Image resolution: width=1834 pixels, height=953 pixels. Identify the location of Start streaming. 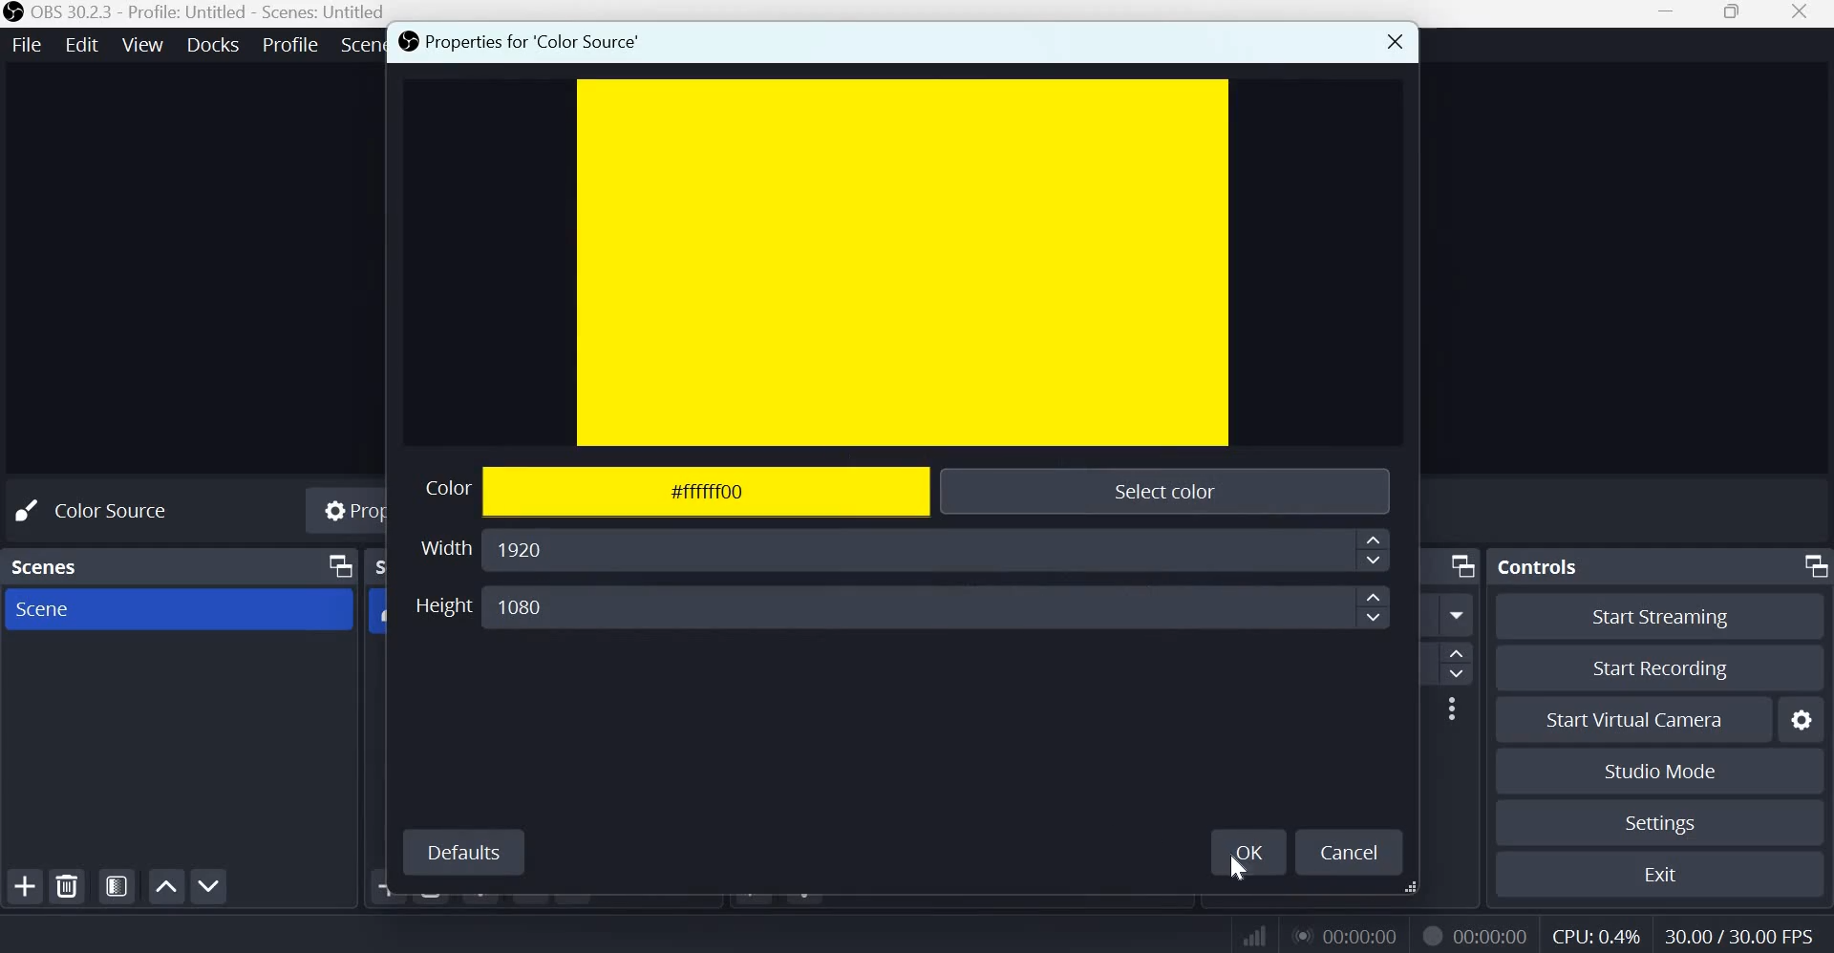
(1669, 616).